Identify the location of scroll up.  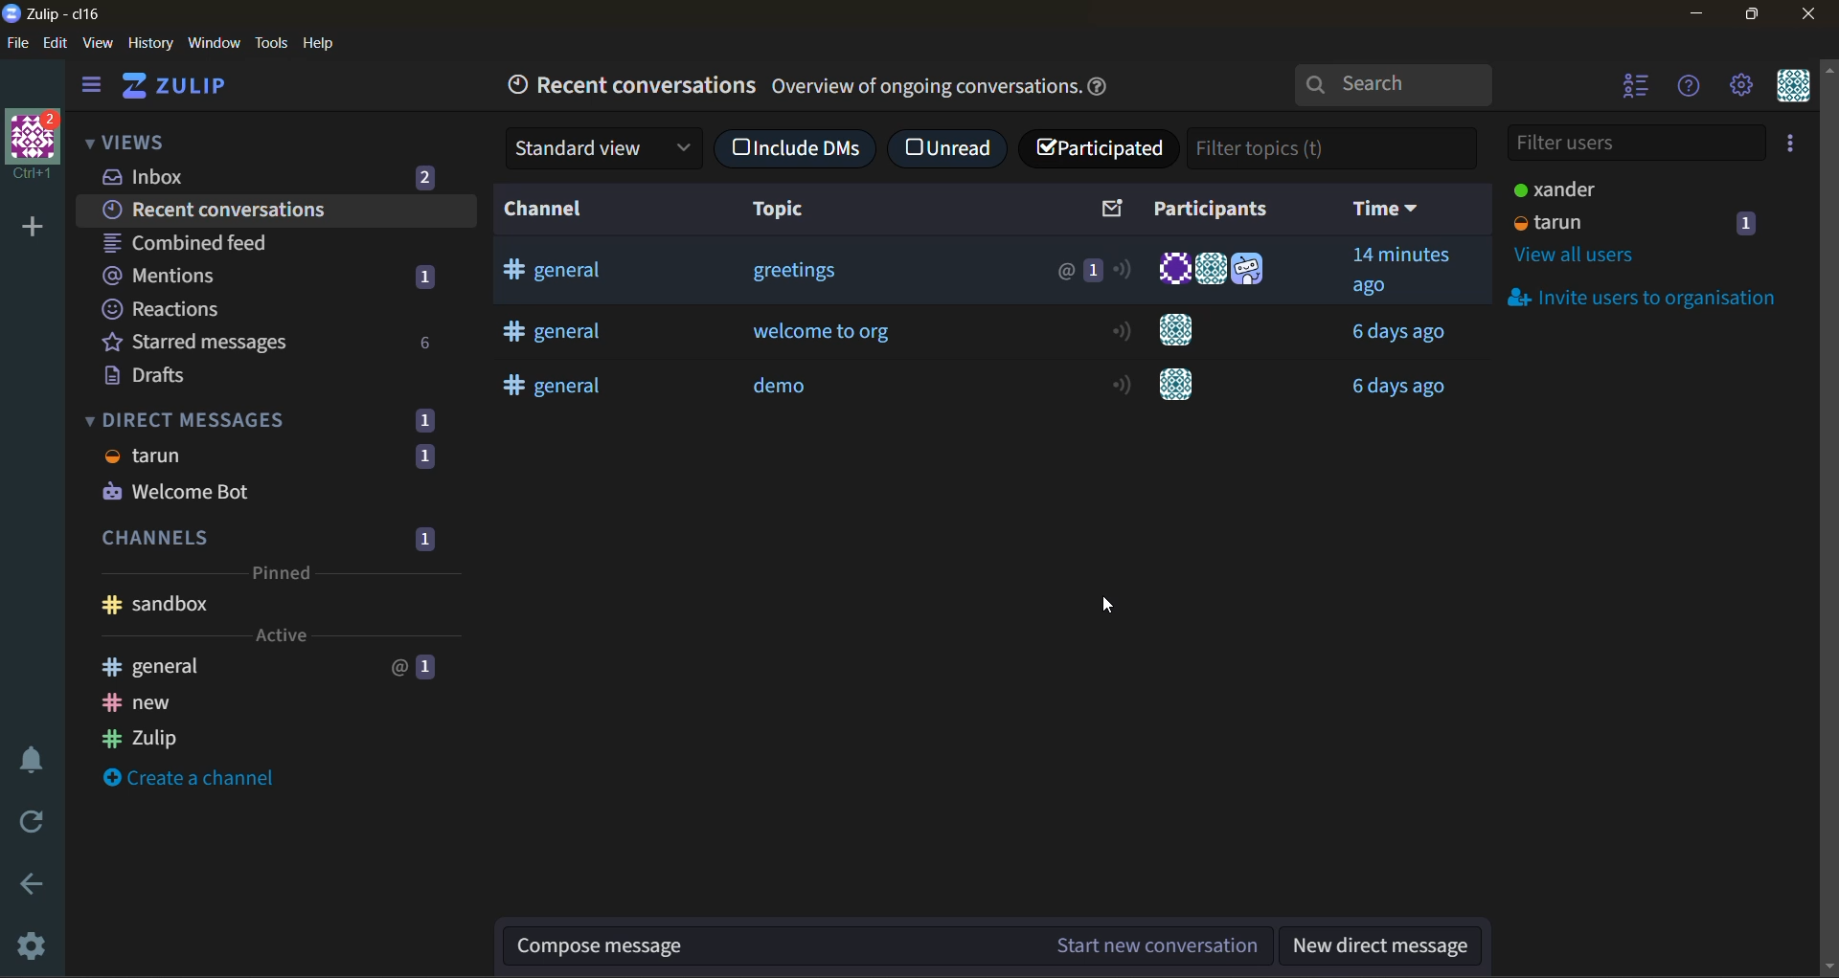
(1828, 71).